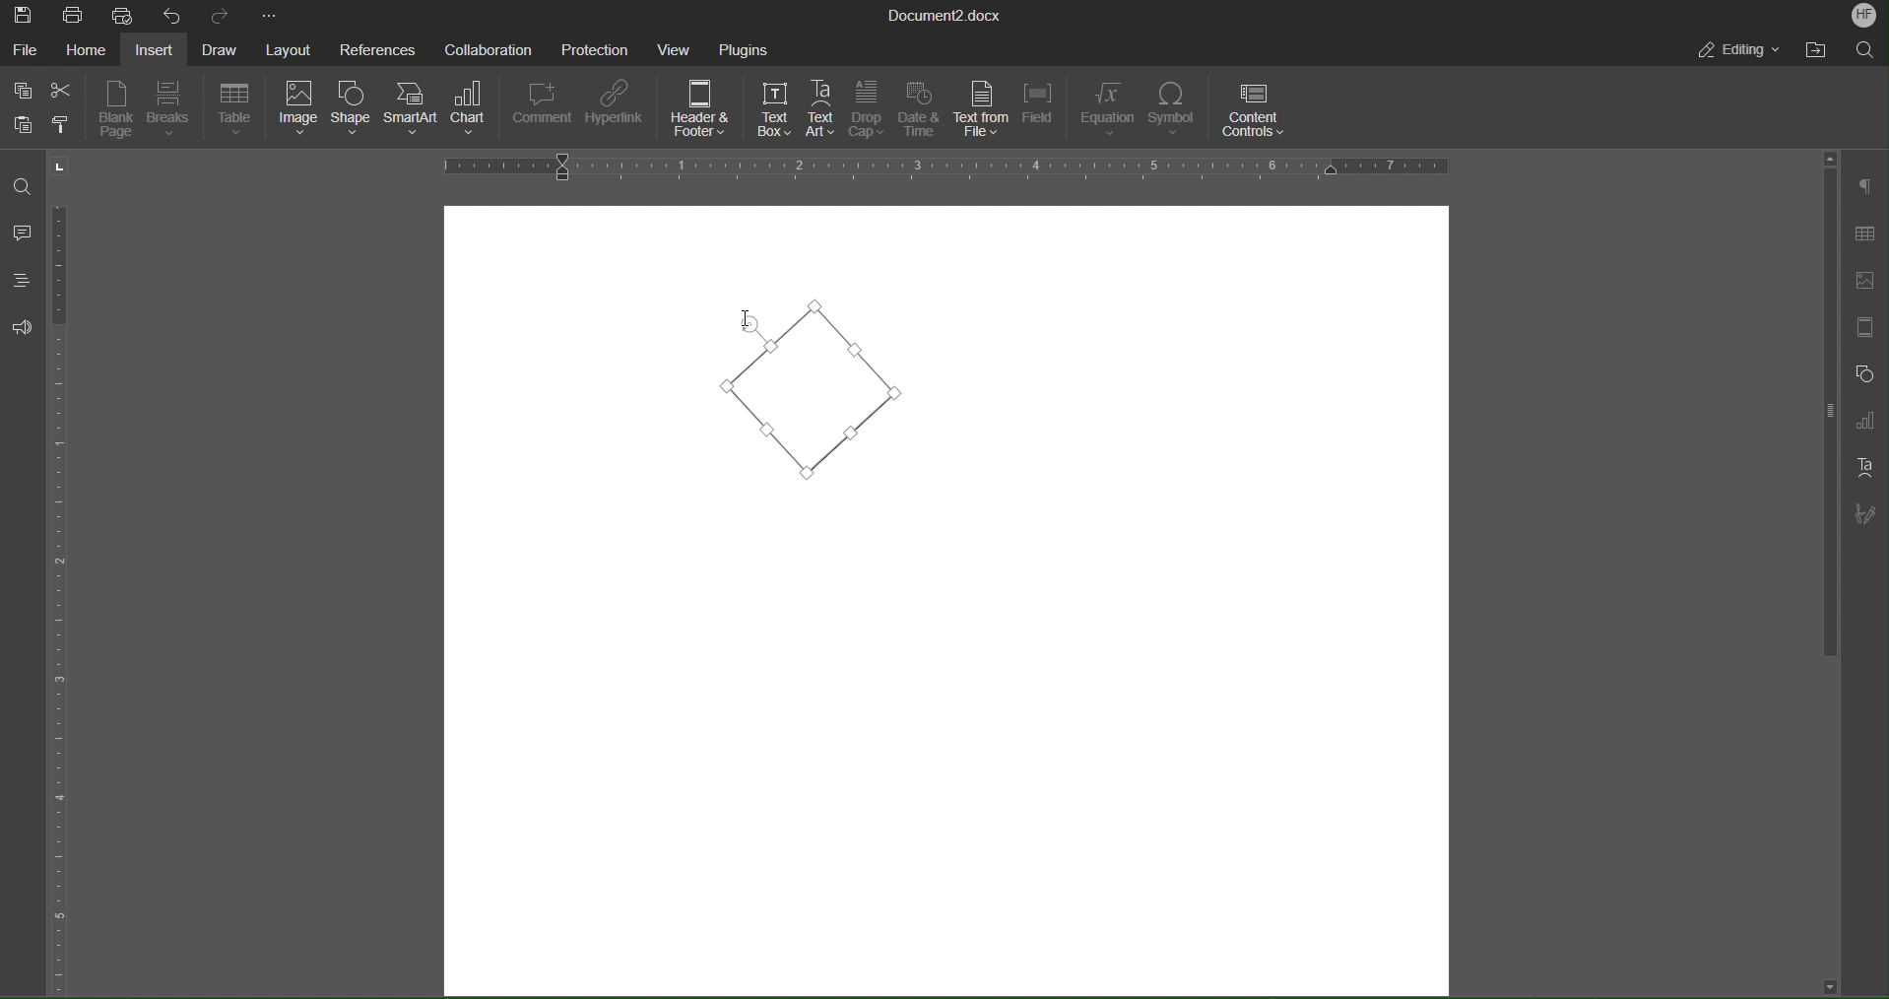  Describe the element at coordinates (20, 280) in the screenshot. I see `Headings` at that location.